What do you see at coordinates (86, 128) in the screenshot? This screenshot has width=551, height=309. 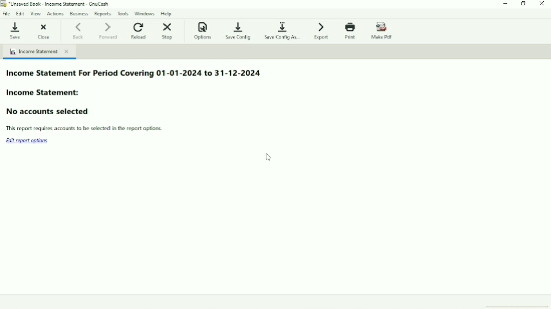 I see `This report requires accounts to be selected in the report options.` at bounding box center [86, 128].